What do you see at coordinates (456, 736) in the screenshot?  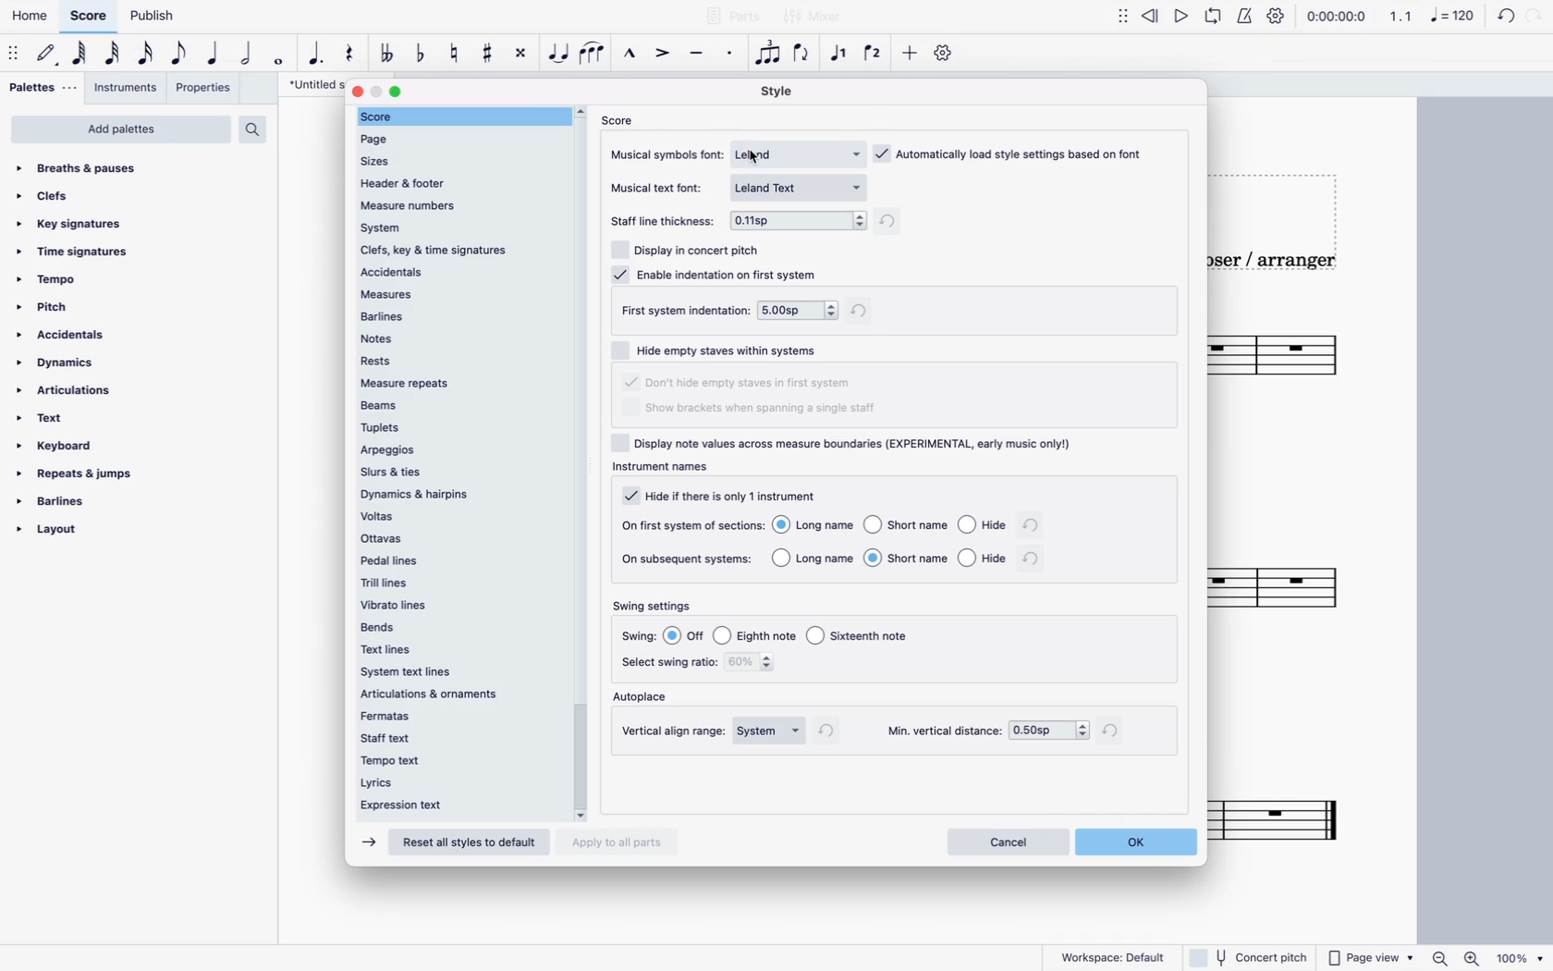 I see `staff text` at bounding box center [456, 736].